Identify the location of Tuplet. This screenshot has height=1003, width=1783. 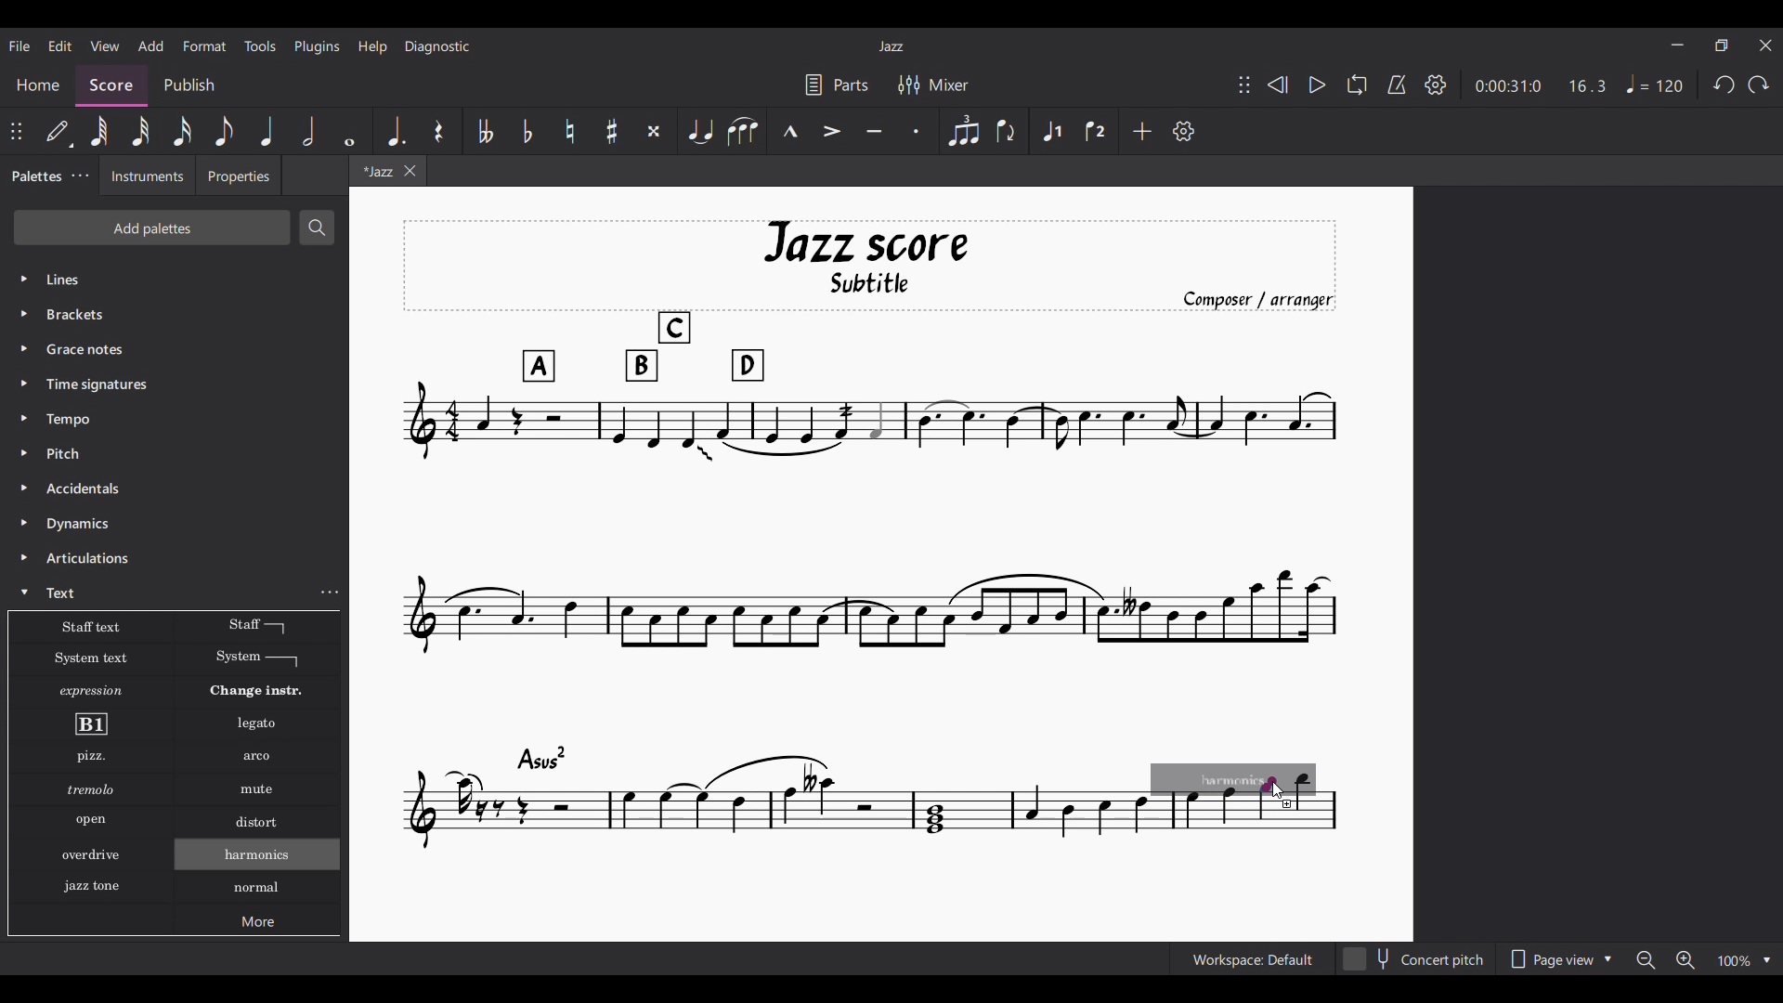
(963, 131).